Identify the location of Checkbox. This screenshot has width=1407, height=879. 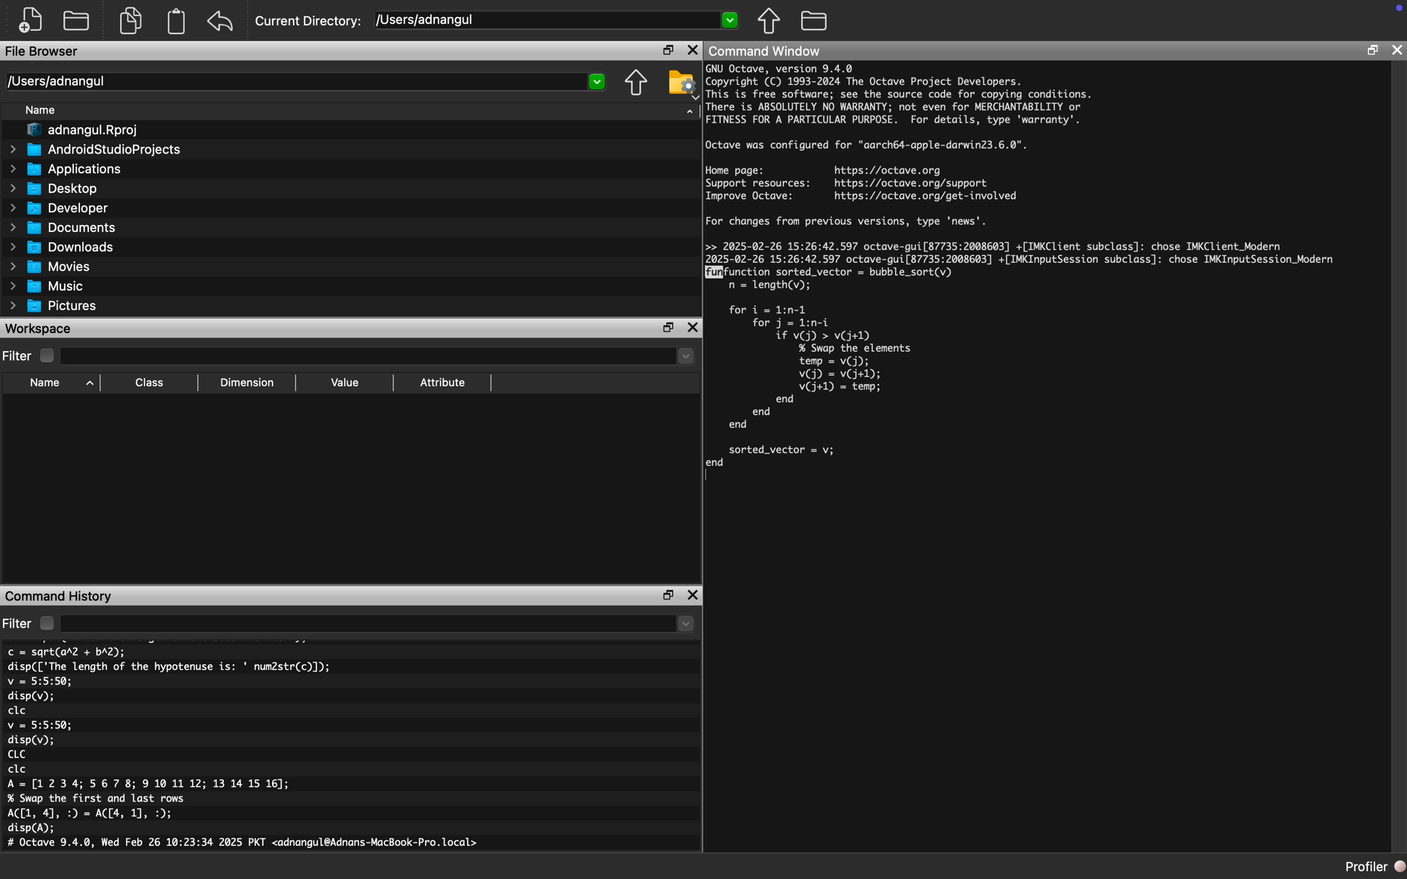
(47, 623).